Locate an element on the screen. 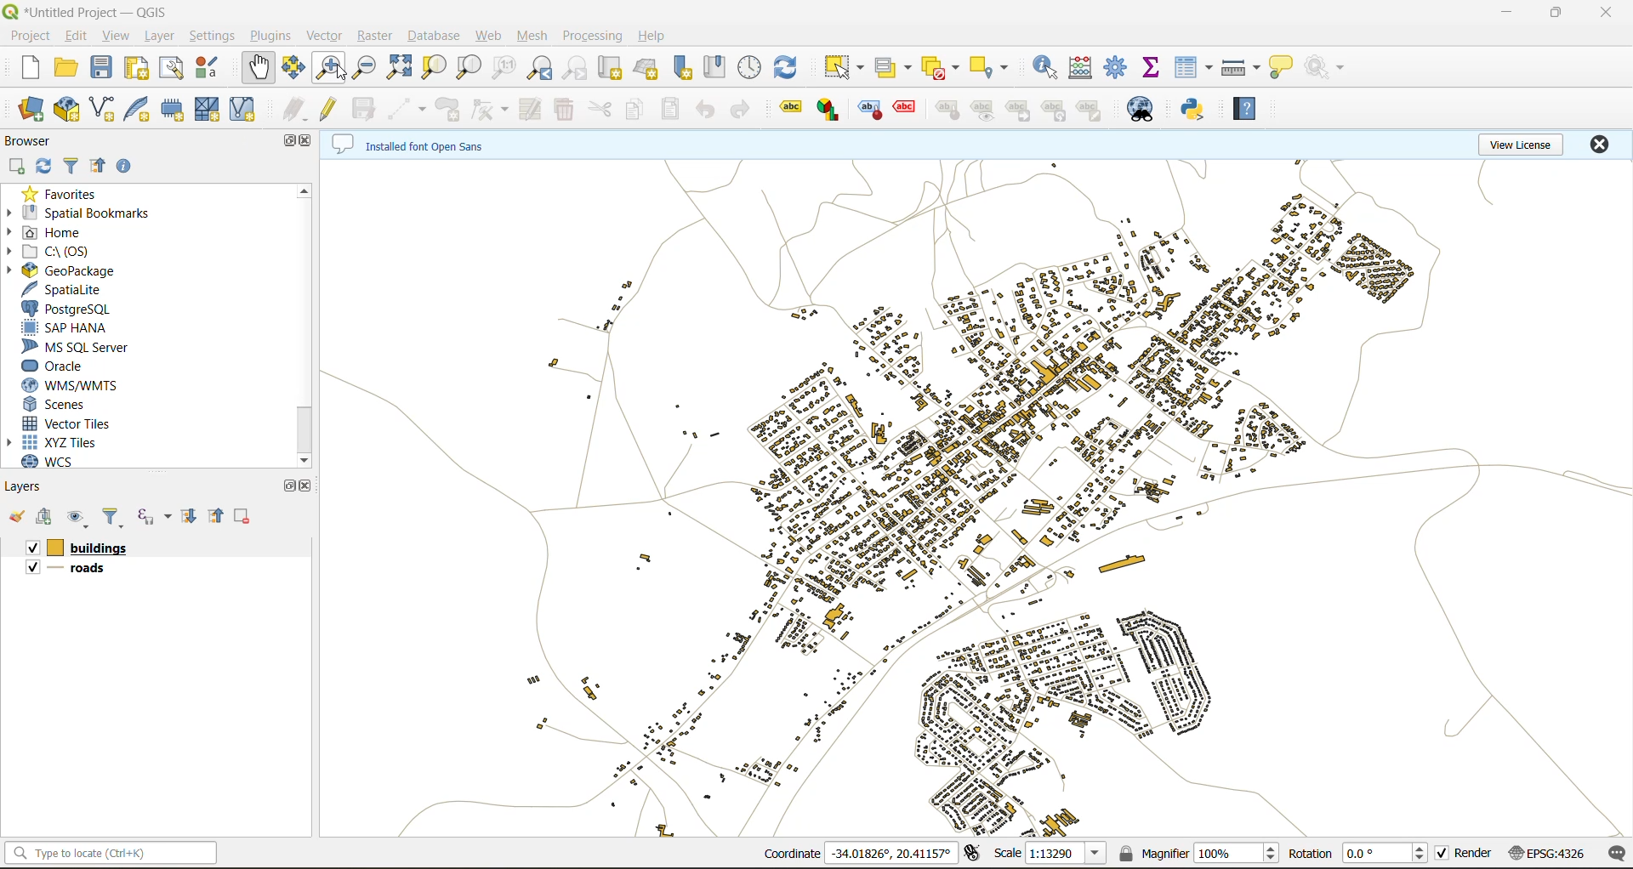 The height and width of the screenshot is (869, 1633). Add Charts is located at coordinates (831, 112).